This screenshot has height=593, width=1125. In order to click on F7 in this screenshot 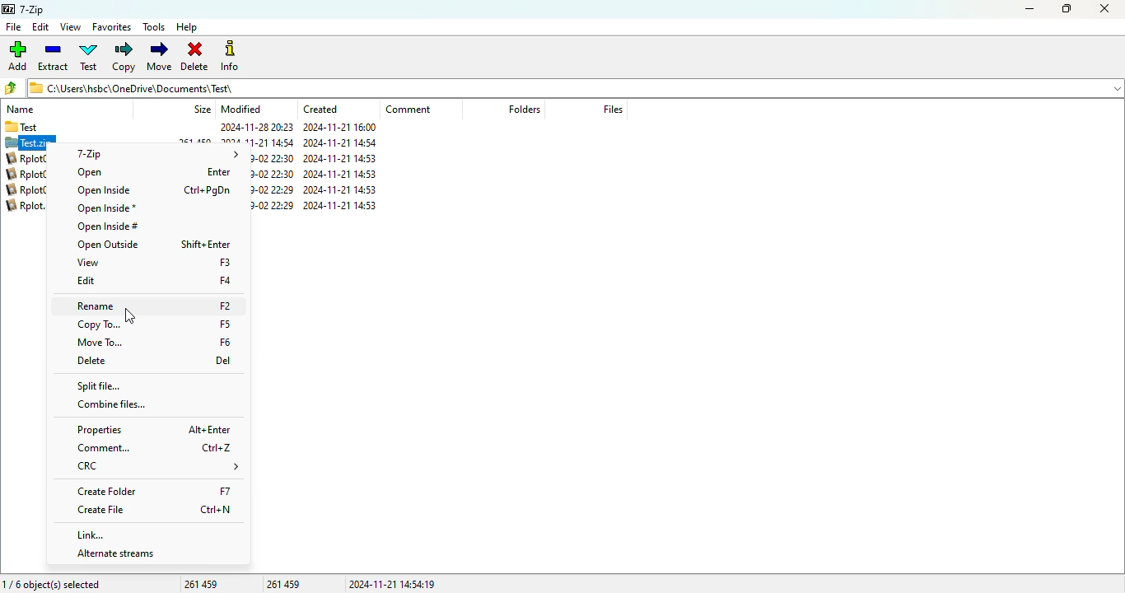, I will do `click(226, 492)`.